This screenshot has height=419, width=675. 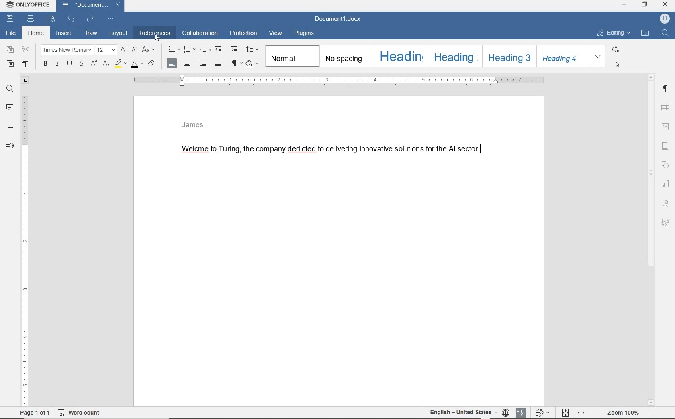 What do you see at coordinates (244, 34) in the screenshot?
I see `protection` at bounding box center [244, 34].